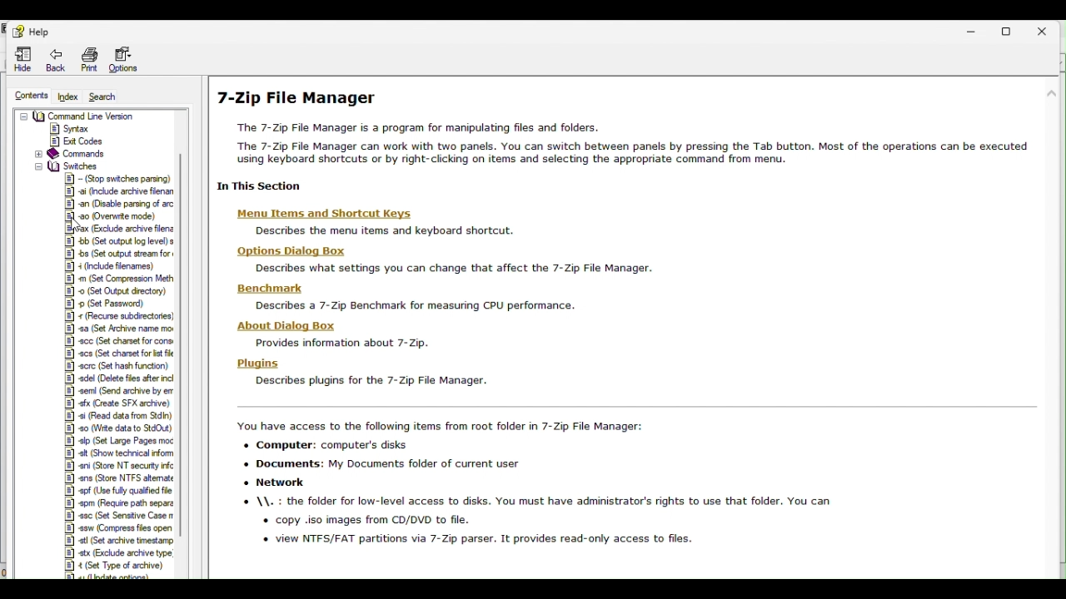 Image resolution: width=1066 pixels, height=599 pixels. Describe the element at coordinates (120, 379) in the screenshot. I see `|&] edel (Delete fies after ind` at that location.